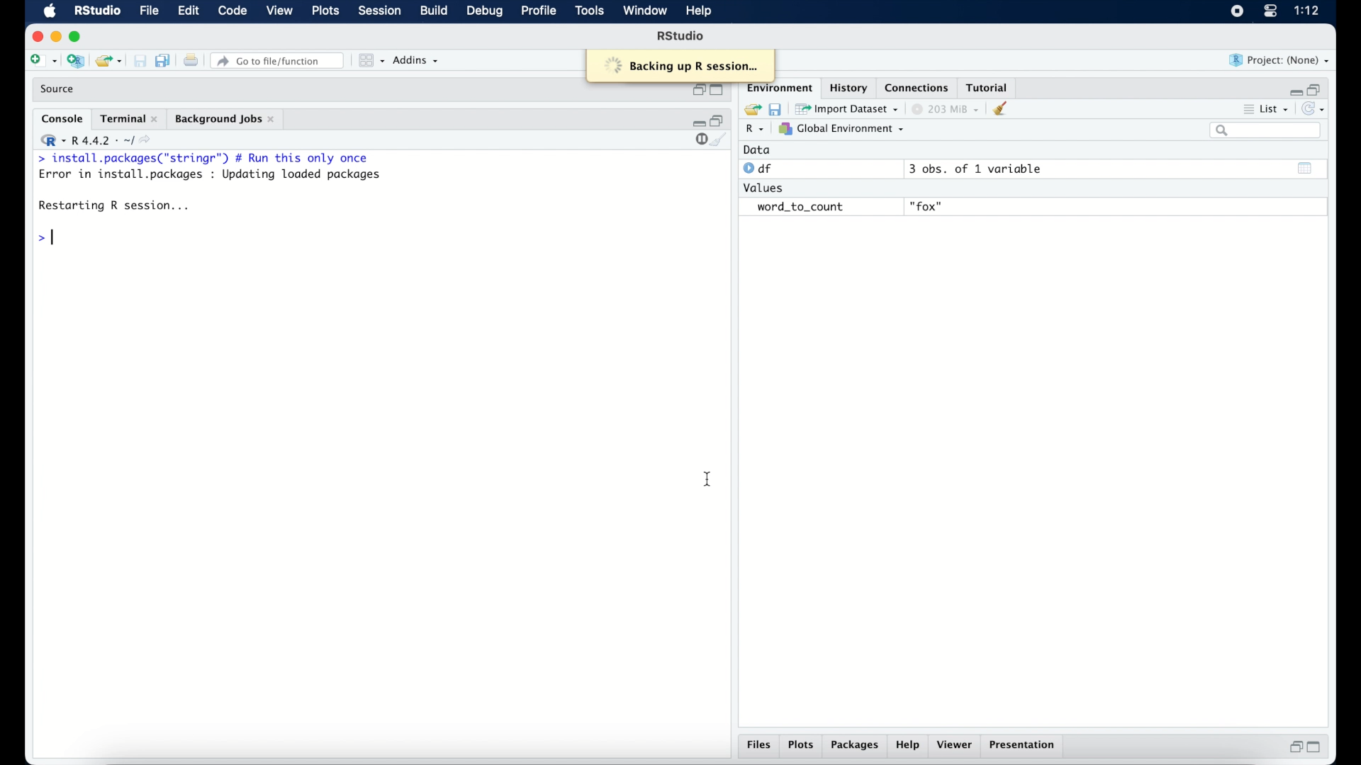  Describe the element at coordinates (111, 62) in the screenshot. I see `load existing project` at that location.